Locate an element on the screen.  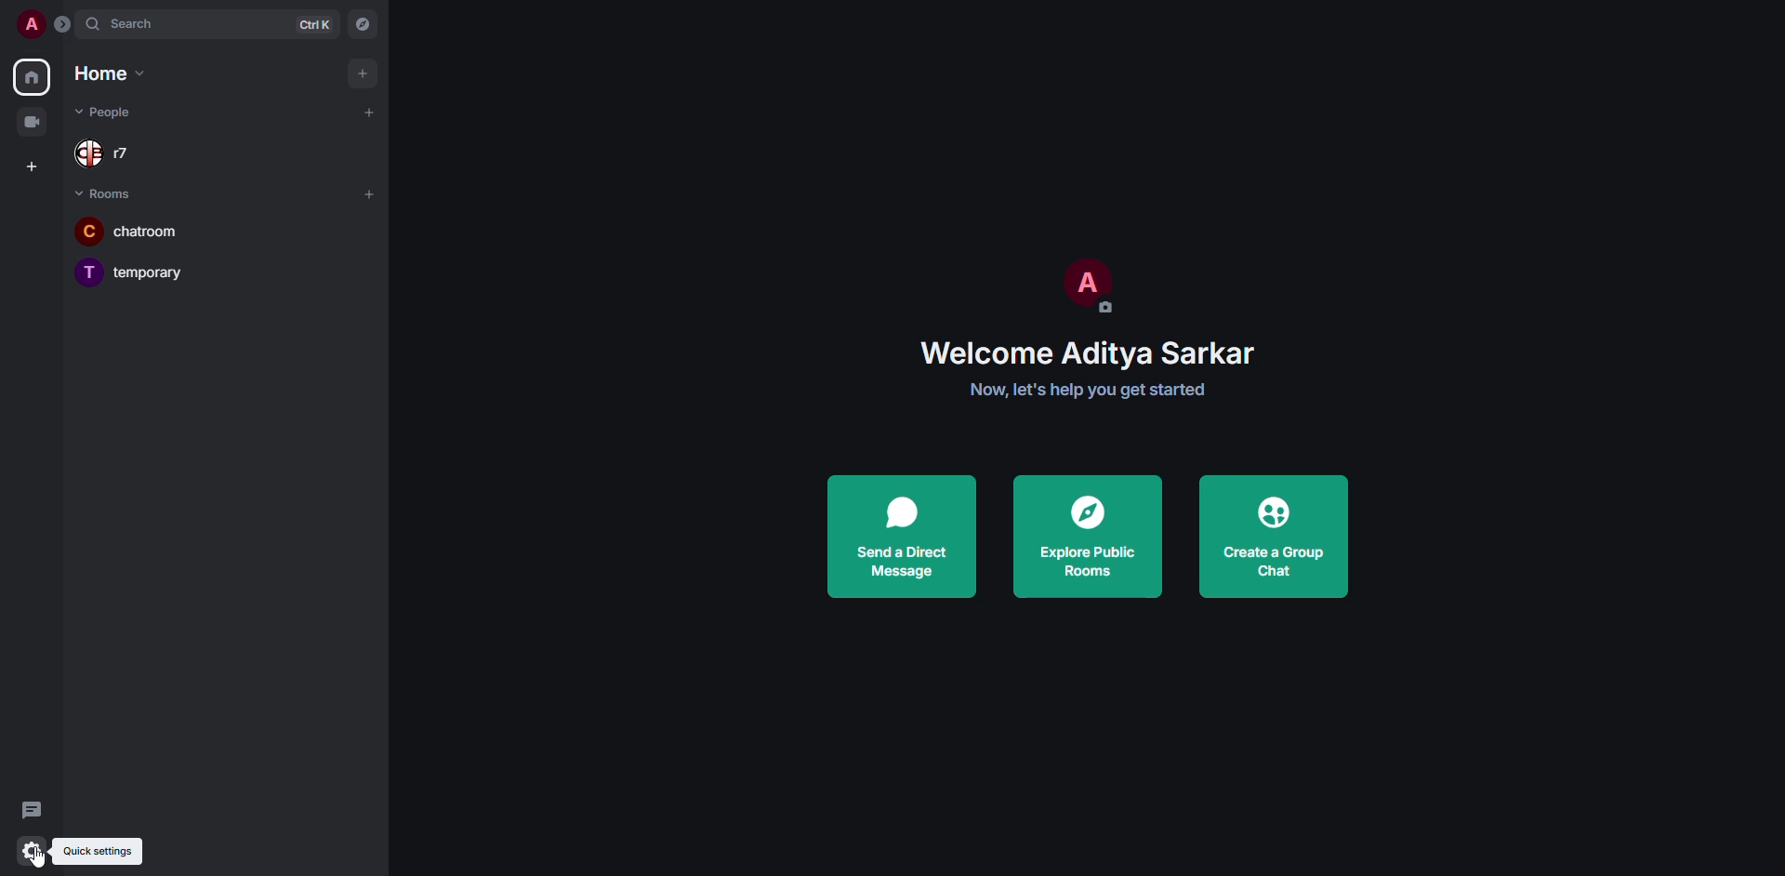
ctrl K is located at coordinates (316, 24).